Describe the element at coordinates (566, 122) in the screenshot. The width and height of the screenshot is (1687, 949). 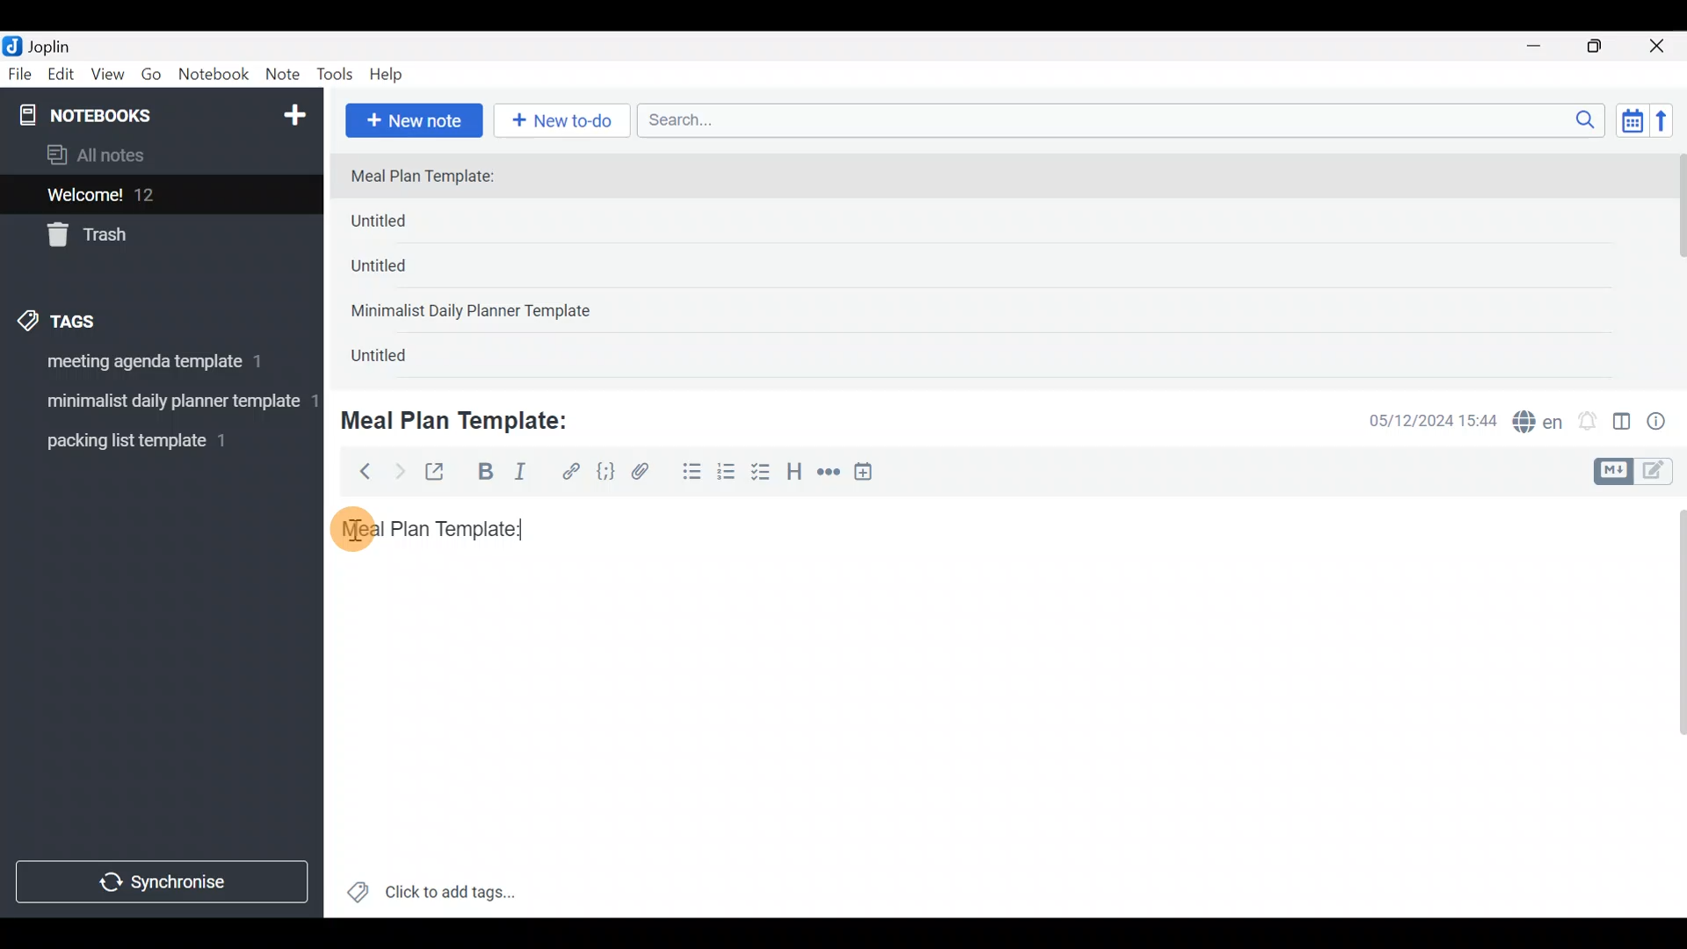
I see `New to-do` at that location.